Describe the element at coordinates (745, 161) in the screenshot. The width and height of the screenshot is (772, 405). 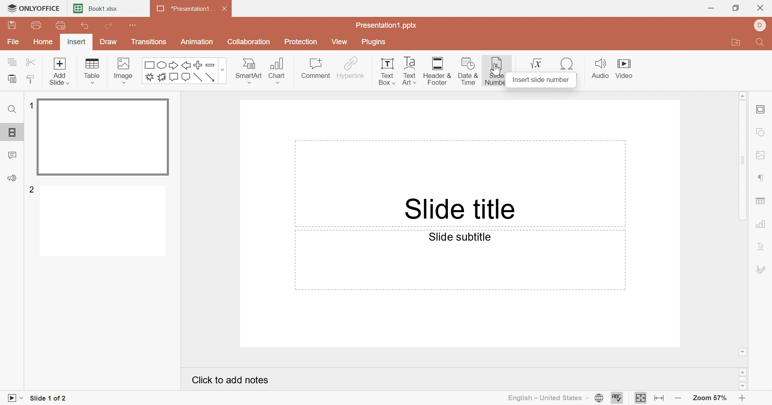
I see `Scroll Bar` at that location.